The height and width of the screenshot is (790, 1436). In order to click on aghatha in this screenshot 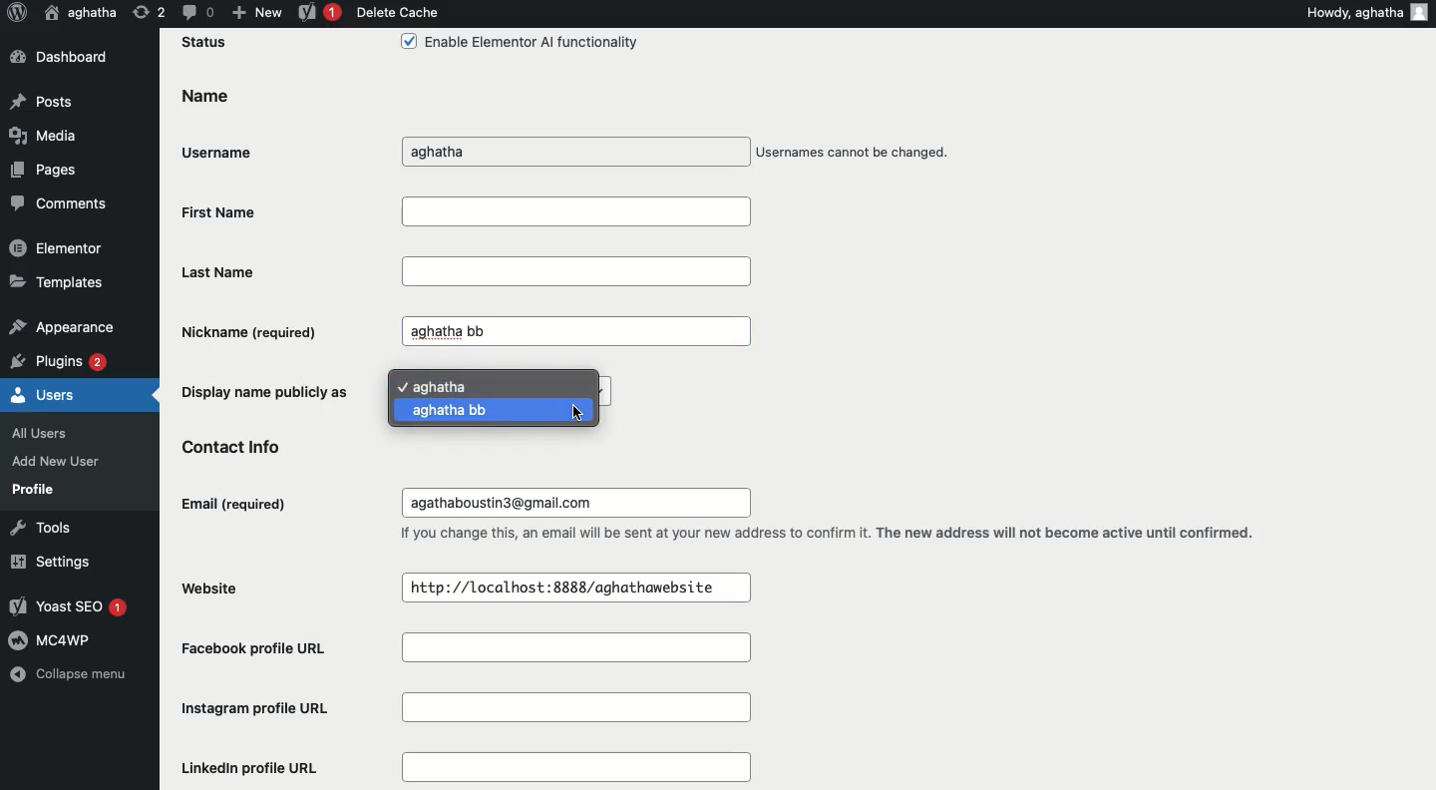, I will do `click(471, 152)`.